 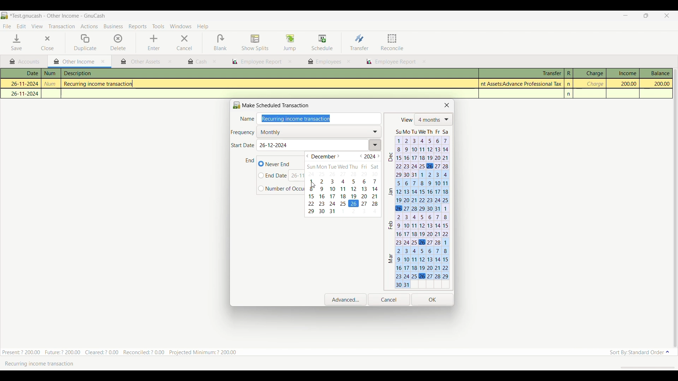 What do you see at coordinates (406, 120) in the screenshot?
I see `view` at bounding box center [406, 120].